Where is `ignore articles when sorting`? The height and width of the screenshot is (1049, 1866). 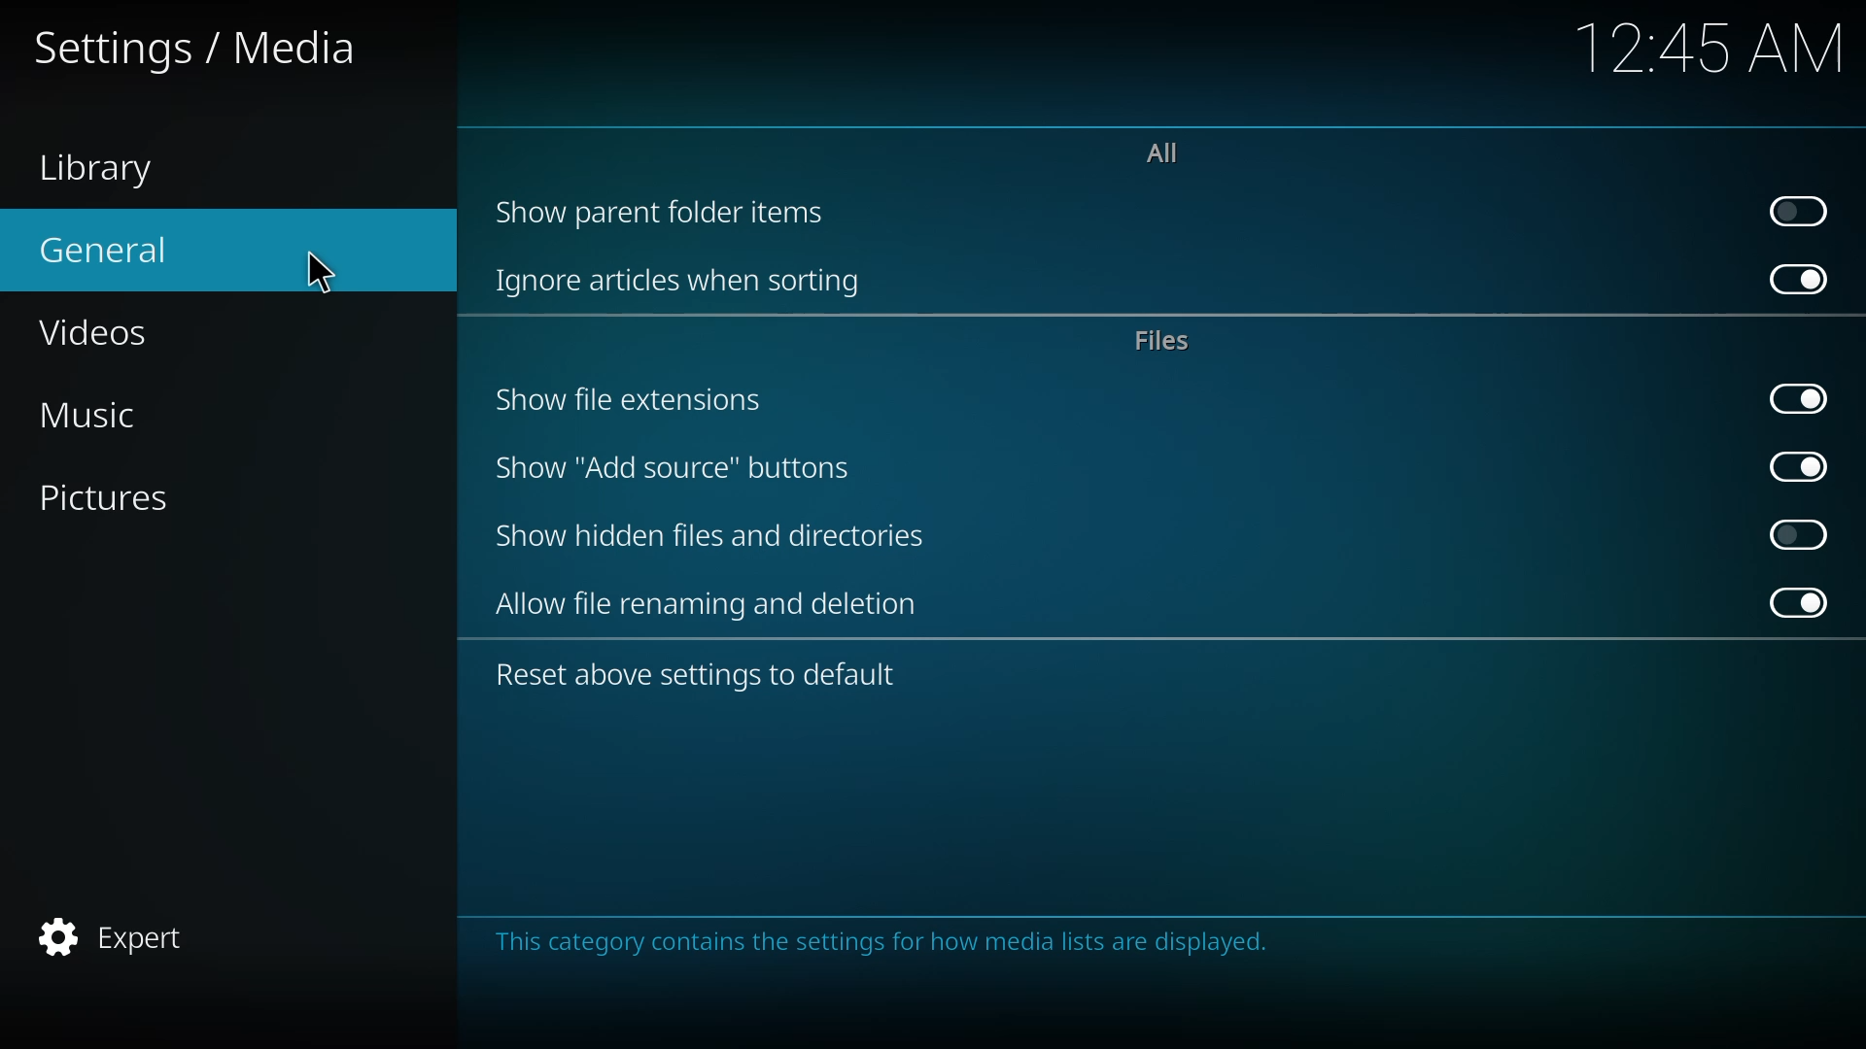 ignore articles when sorting is located at coordinates (690, 280).